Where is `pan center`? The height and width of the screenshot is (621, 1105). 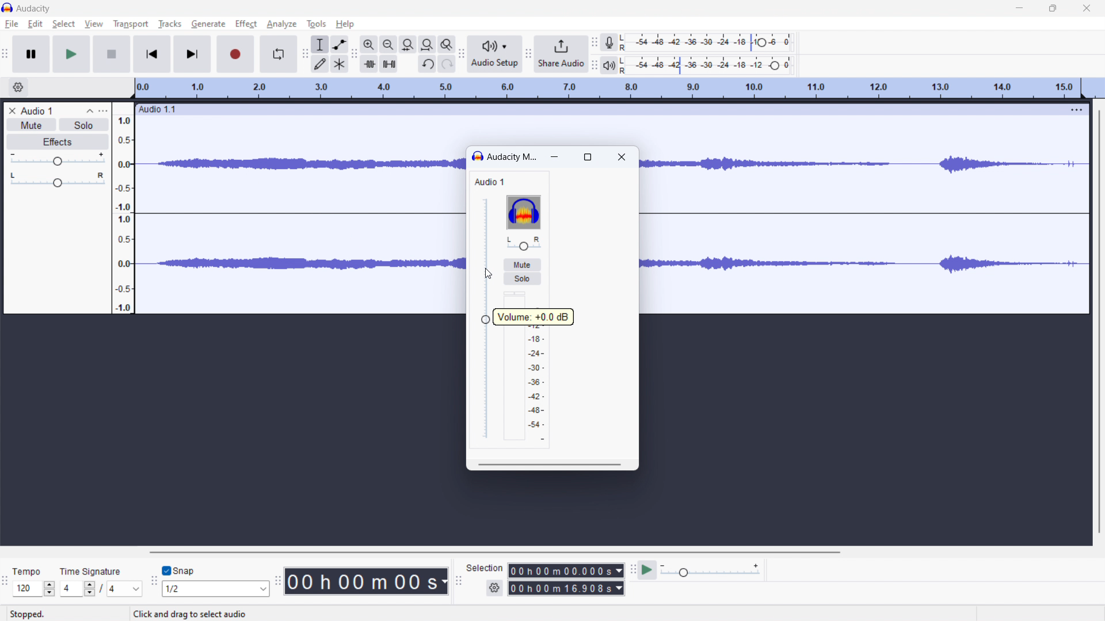 pan center is located at coordinates (523, 243).